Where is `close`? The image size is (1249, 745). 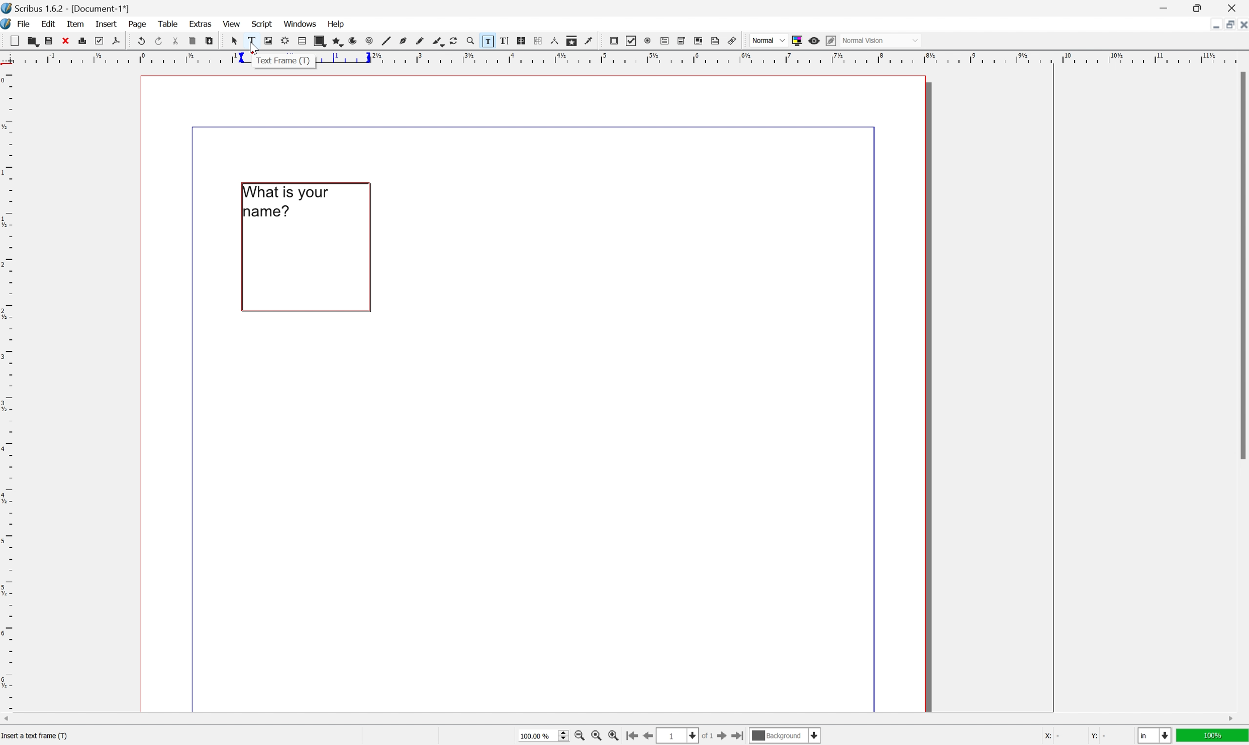 close is located at coordinates (1241, 26).